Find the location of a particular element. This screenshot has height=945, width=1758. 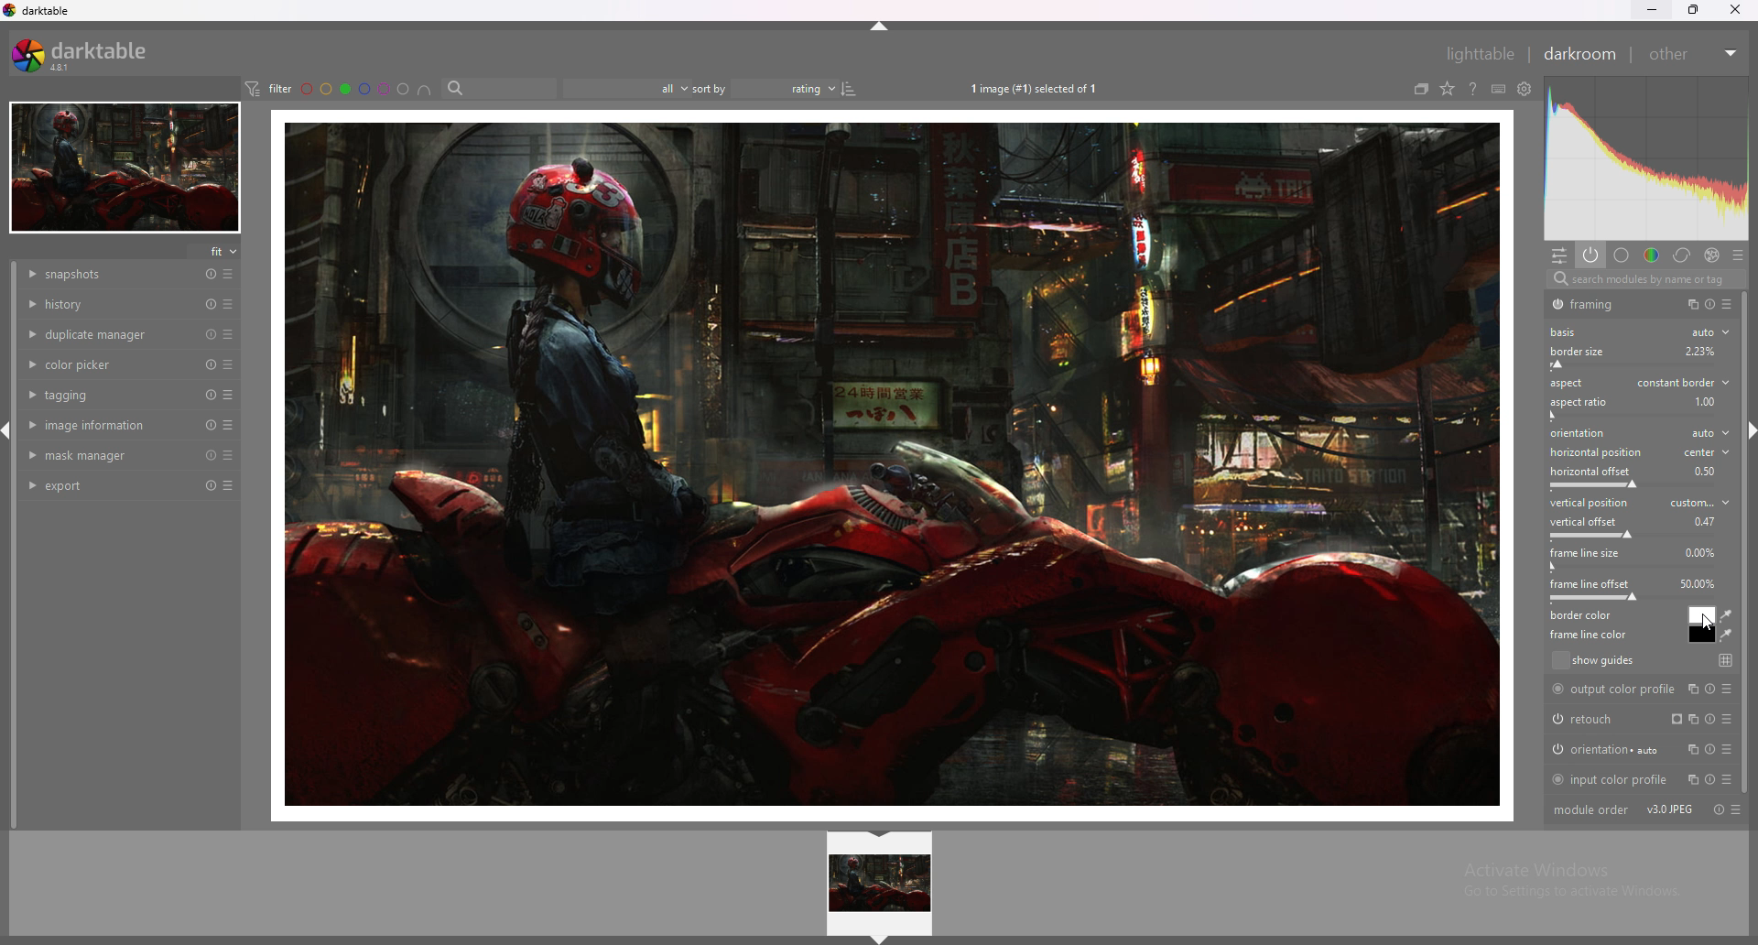

percentage is located at coordinates (1704, 399).